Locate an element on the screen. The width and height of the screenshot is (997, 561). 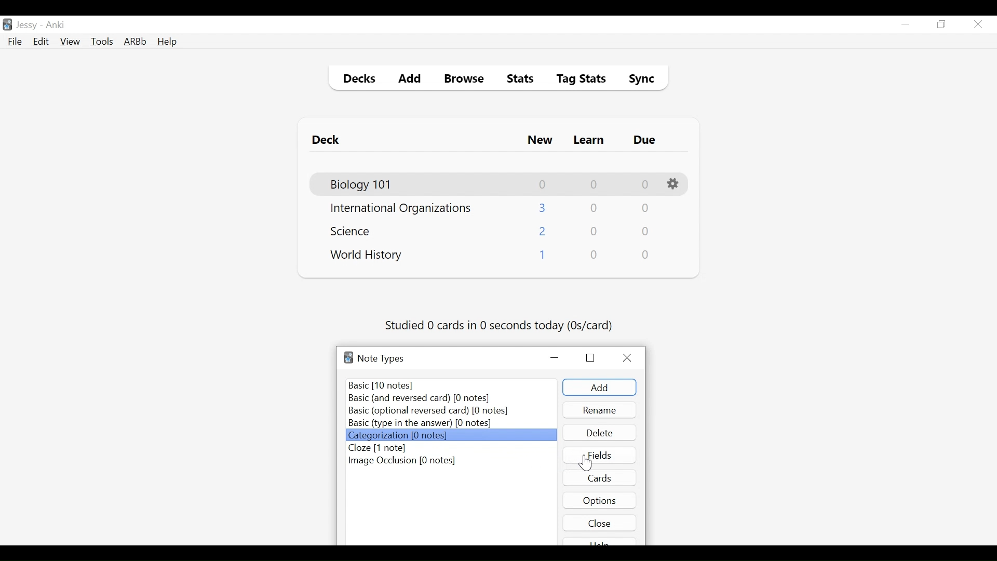
Studied number of cards in second today (os/card) is located at coordinates (500, 326).